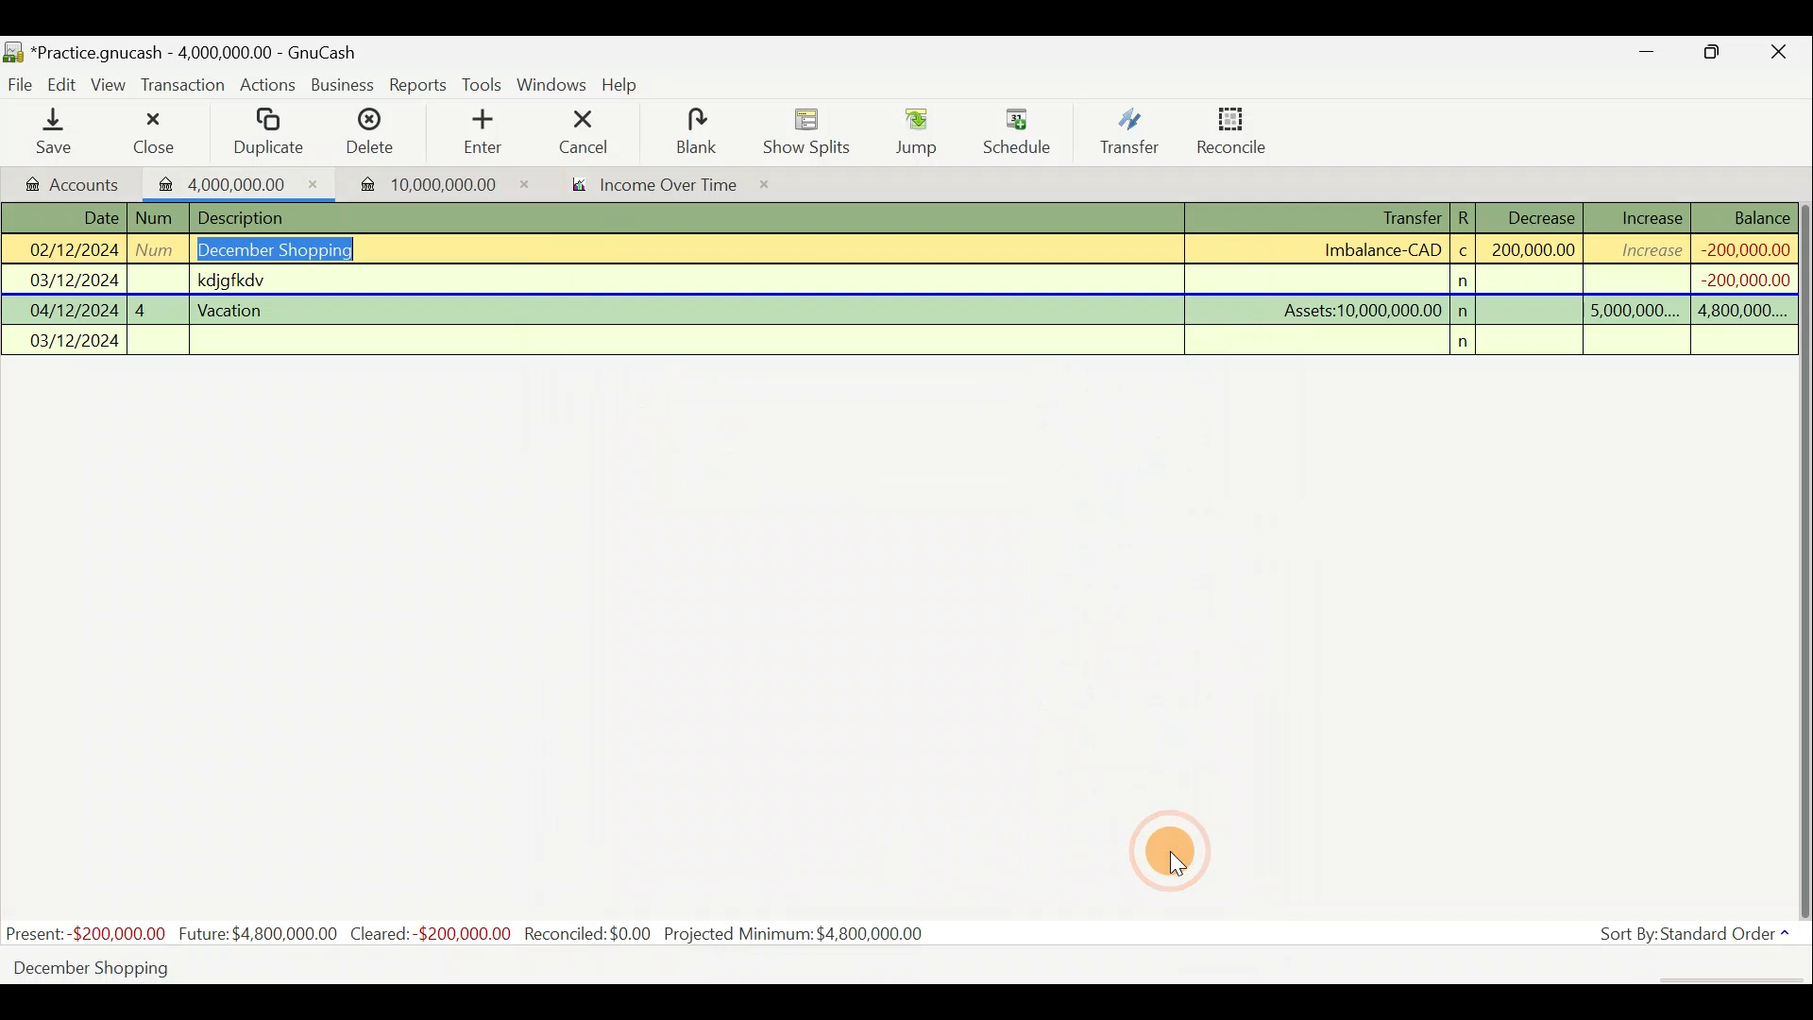 This screenshot has height=1020, width=1813. I want to click on Close, so click(1780, 55).